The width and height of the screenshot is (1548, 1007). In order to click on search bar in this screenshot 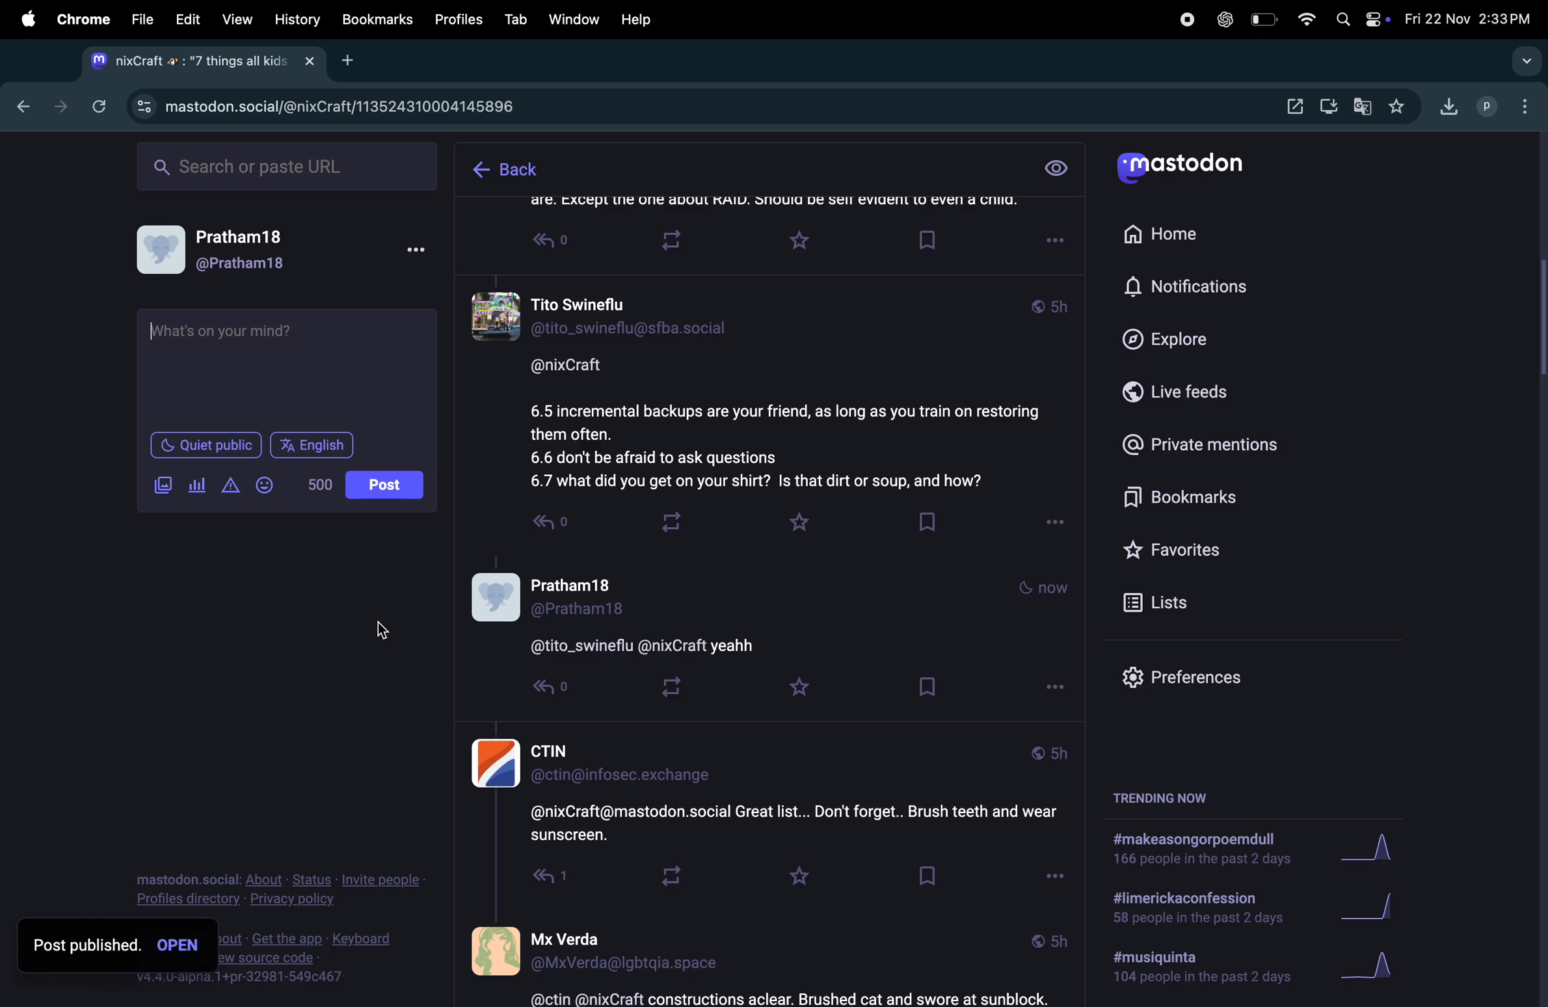, I will do `click(287, 168)`.